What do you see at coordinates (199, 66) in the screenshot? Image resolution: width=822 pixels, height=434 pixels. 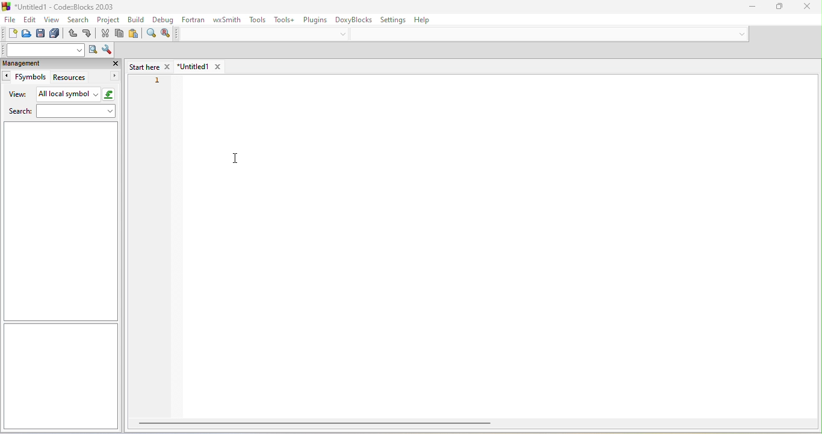 I see `untitled1` at bounding box center [199, 66].